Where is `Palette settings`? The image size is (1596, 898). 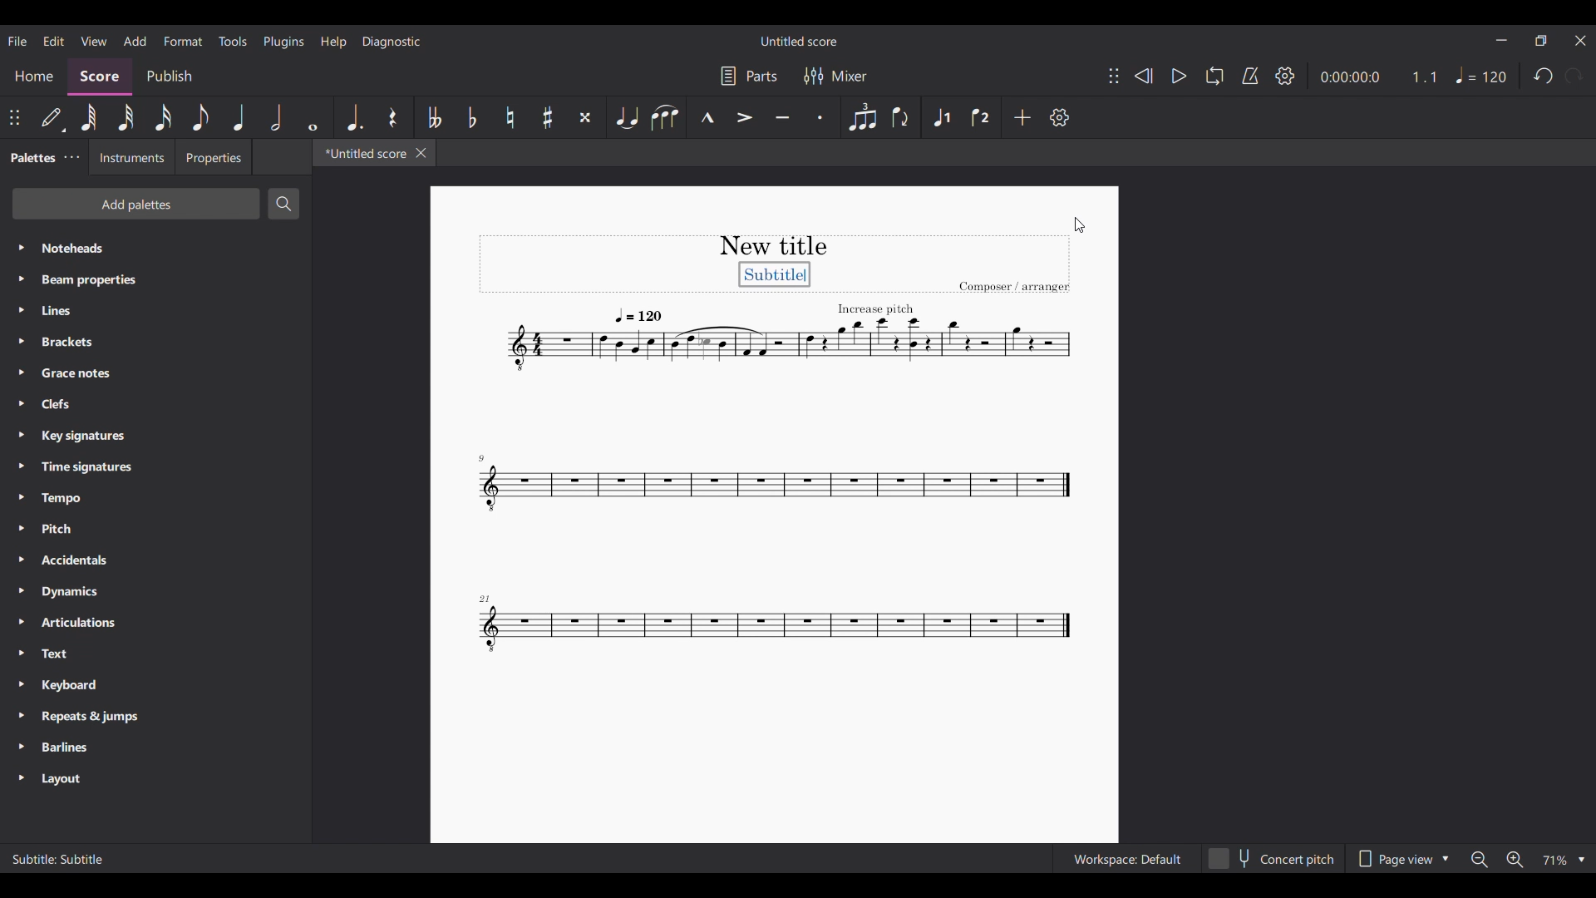
Palette settings is located at coordinates (71, 157).